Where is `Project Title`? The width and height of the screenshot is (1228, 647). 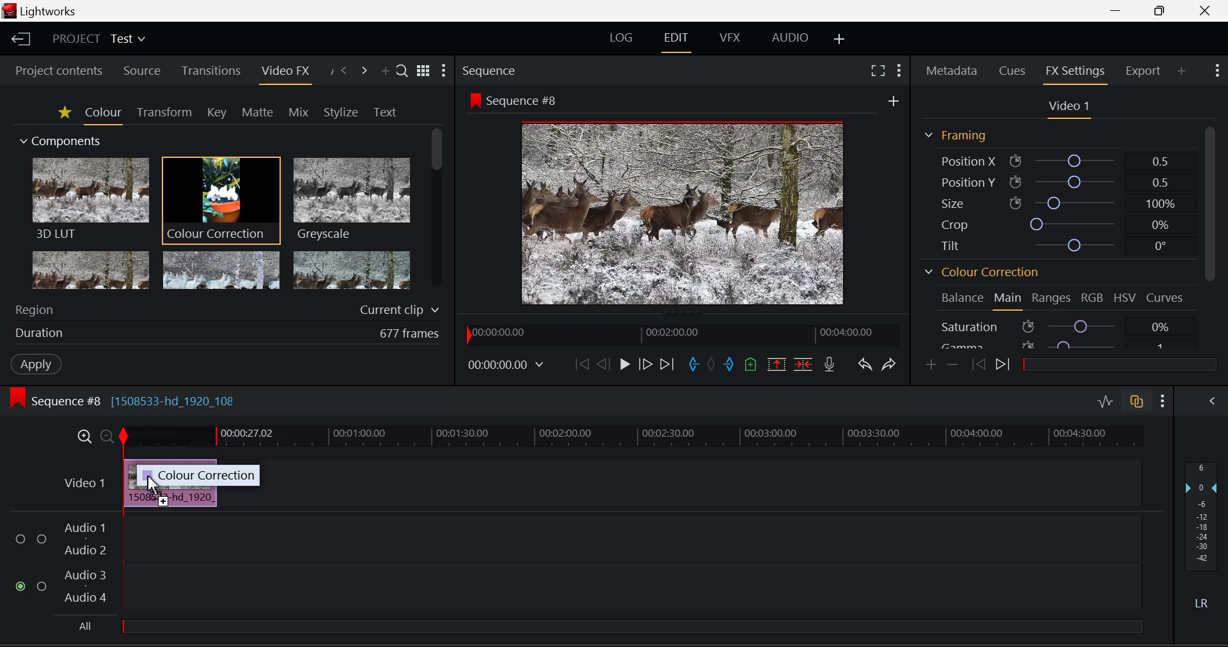
Project Title is located at coordinates (97, 39).